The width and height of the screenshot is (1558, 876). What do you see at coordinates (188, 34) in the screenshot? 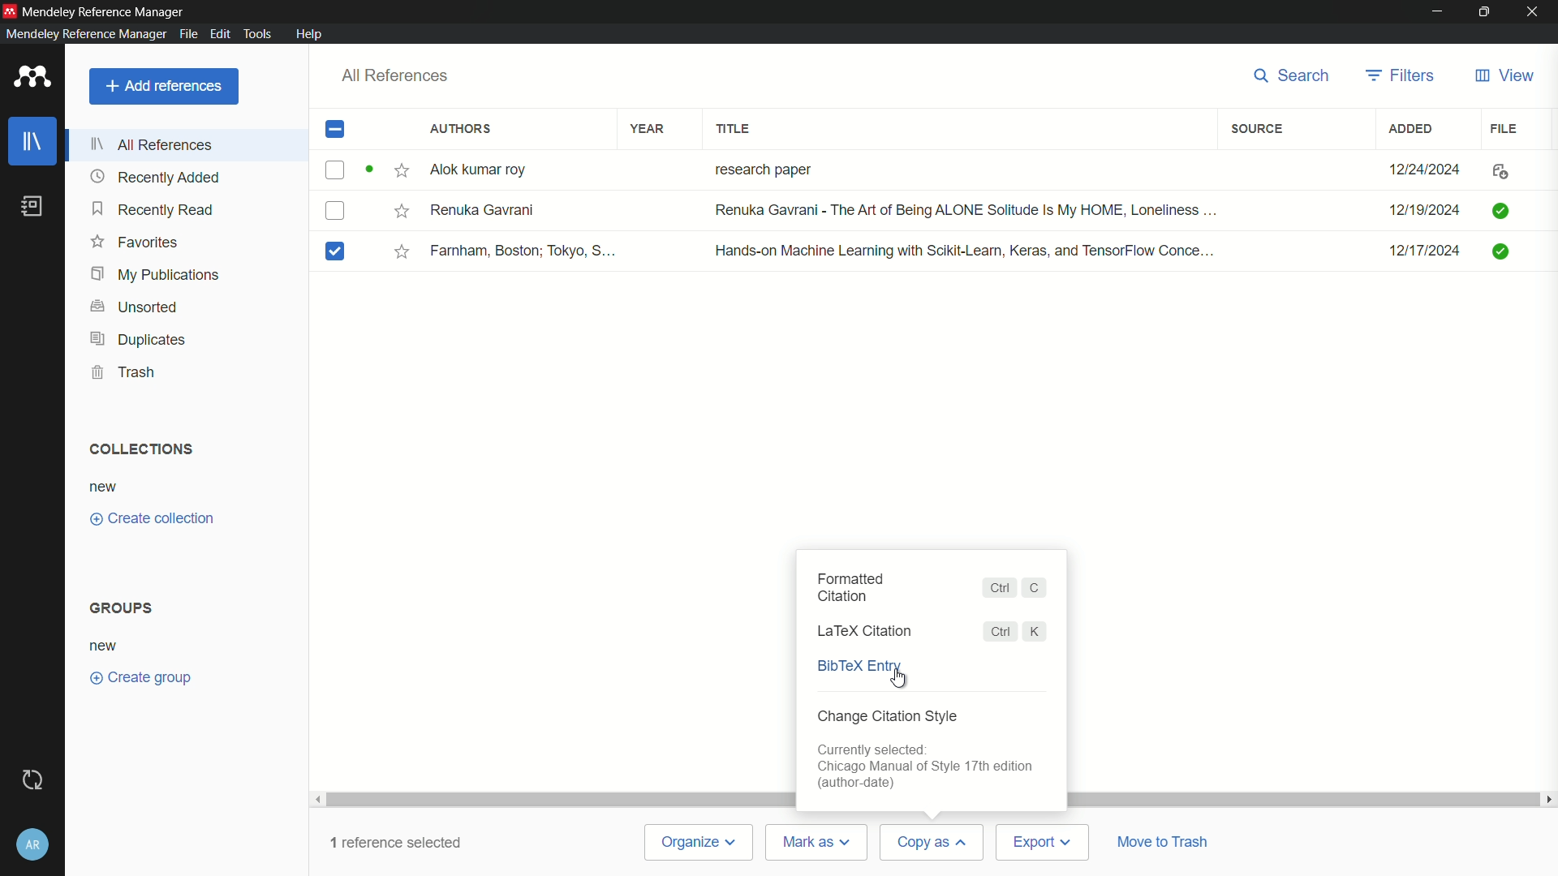
I see `file menu` at bounding box center [188, 34].